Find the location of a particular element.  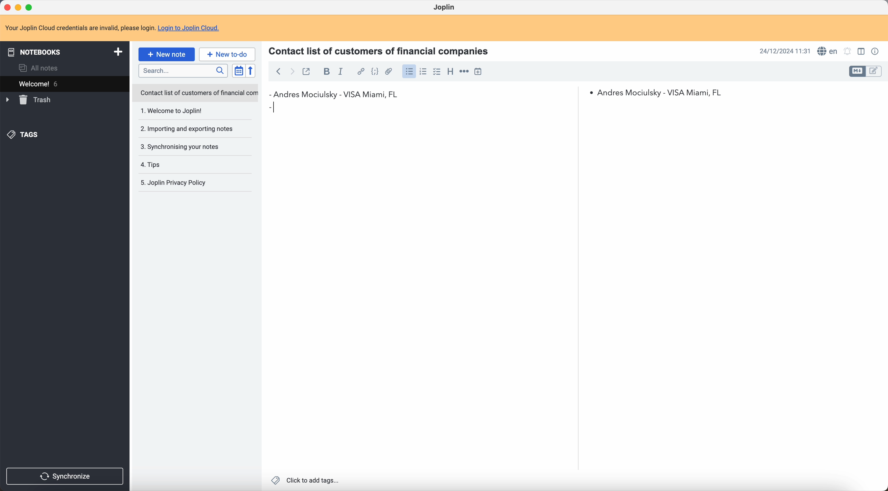

search bar is located at coordinates (185, 71).